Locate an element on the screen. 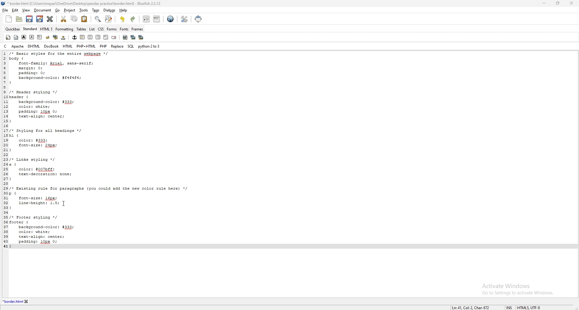  new is located at coordinates (9, 19).